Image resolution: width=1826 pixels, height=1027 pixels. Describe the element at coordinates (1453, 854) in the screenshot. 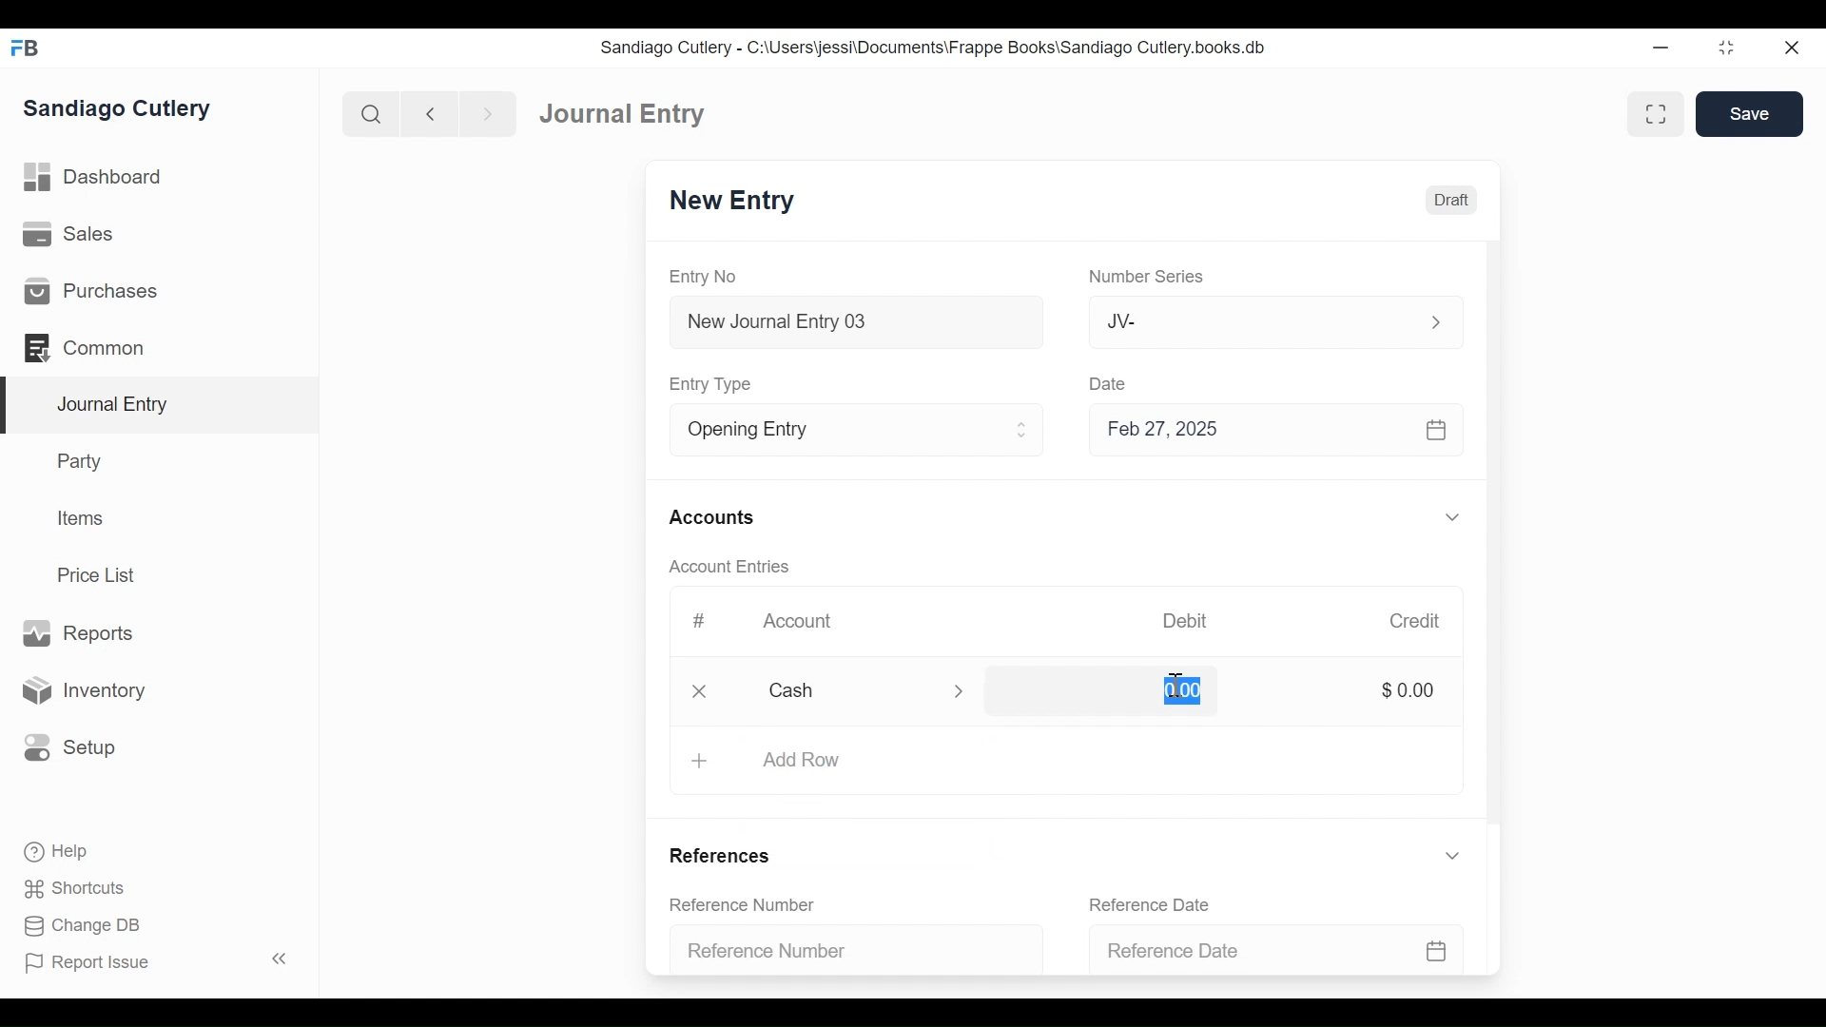

I see `Expand` at that location.